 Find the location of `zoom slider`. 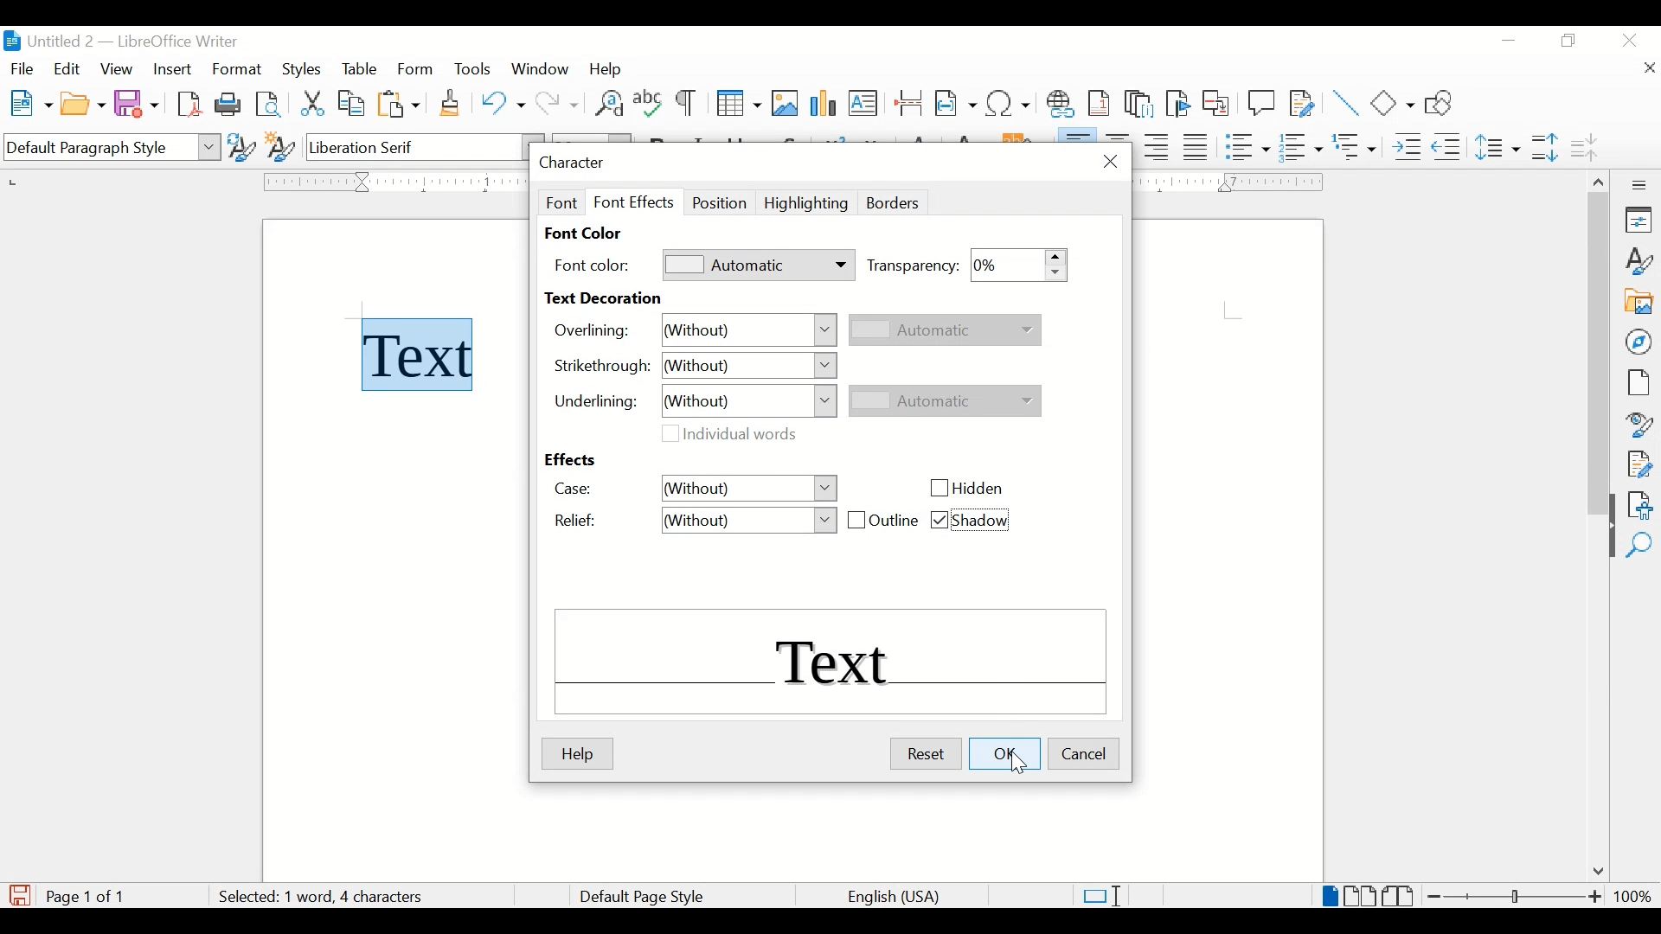

zoom slider is located at coordinates (1516, 896).